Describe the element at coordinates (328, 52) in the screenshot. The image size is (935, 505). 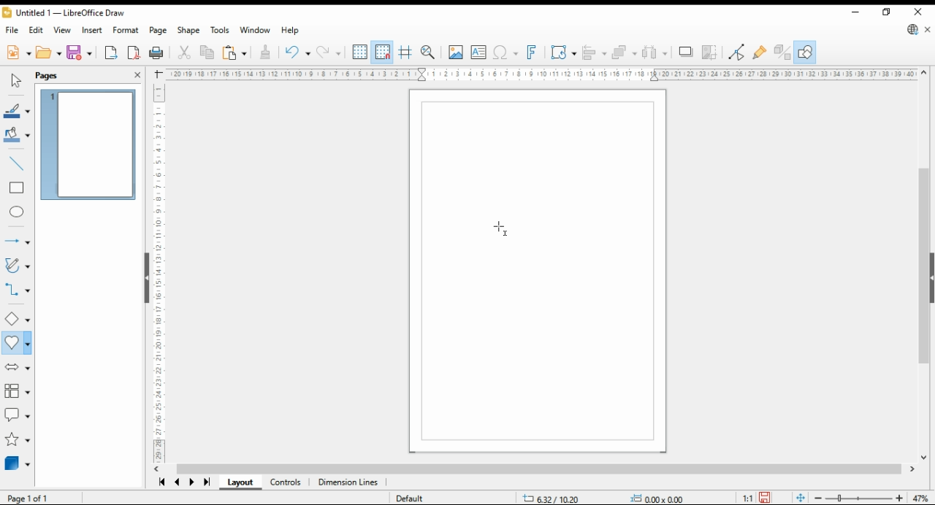
I see `redo` at that location.